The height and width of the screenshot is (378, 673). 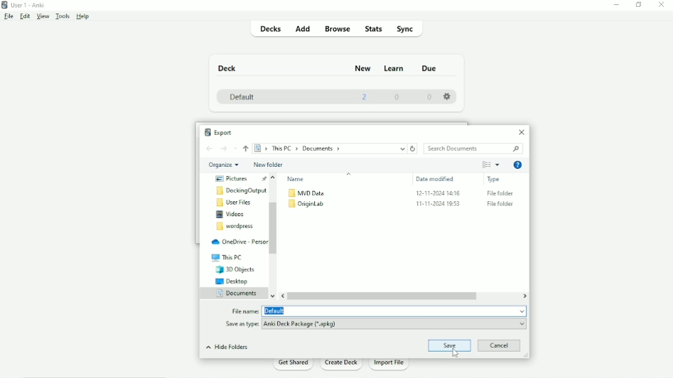 What do you see at coordinates (223, 149) in the screenshot?
I see `Forward` at bounding box center [223, 149].